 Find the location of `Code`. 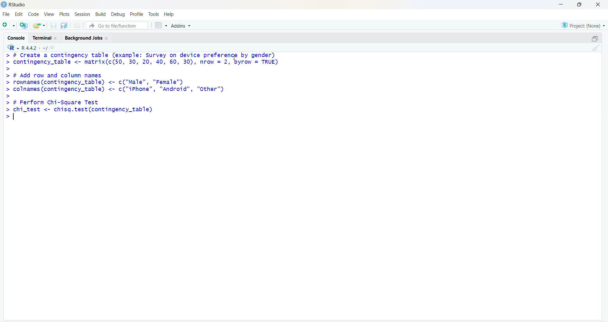

Code is located at coordinates (34, 14).